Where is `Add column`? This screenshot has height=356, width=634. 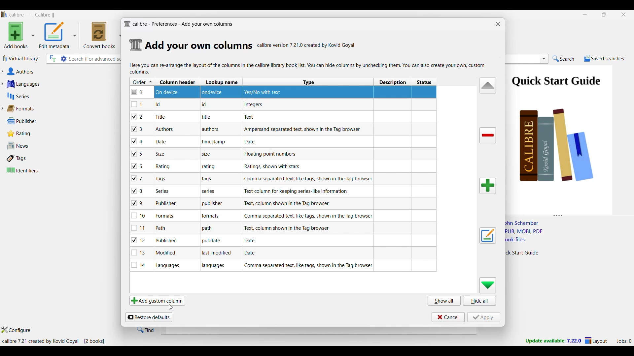
Add column is located at coordinates (488, 186).